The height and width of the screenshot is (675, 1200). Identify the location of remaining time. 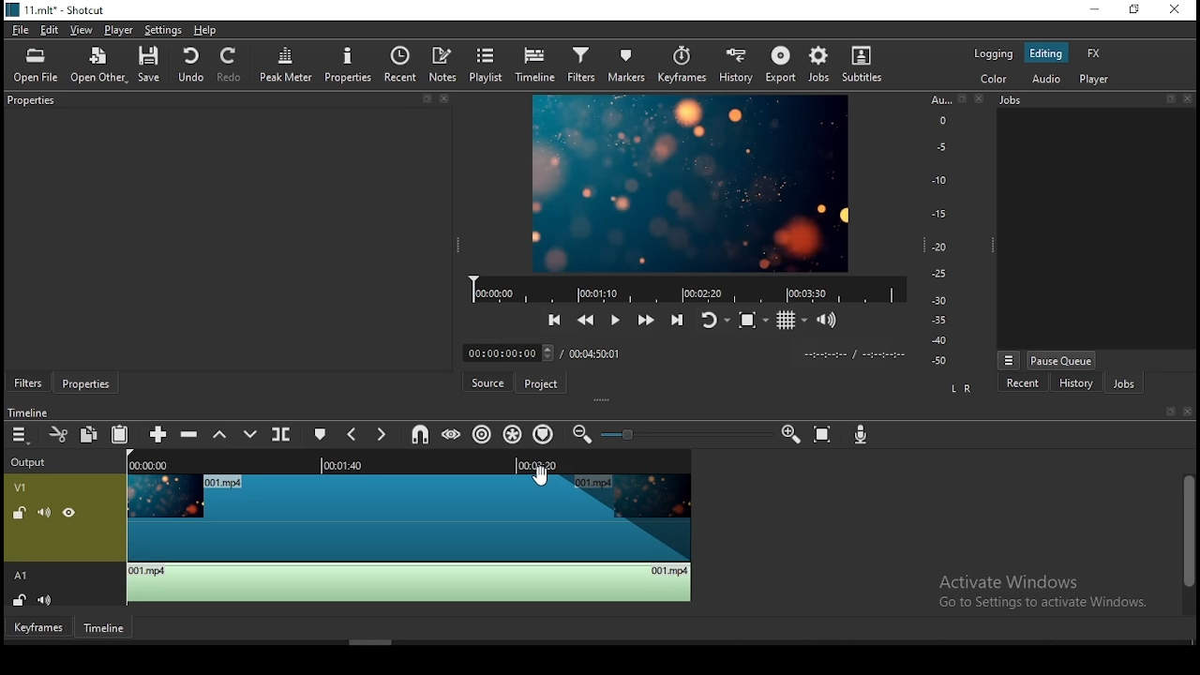
(537, 464).